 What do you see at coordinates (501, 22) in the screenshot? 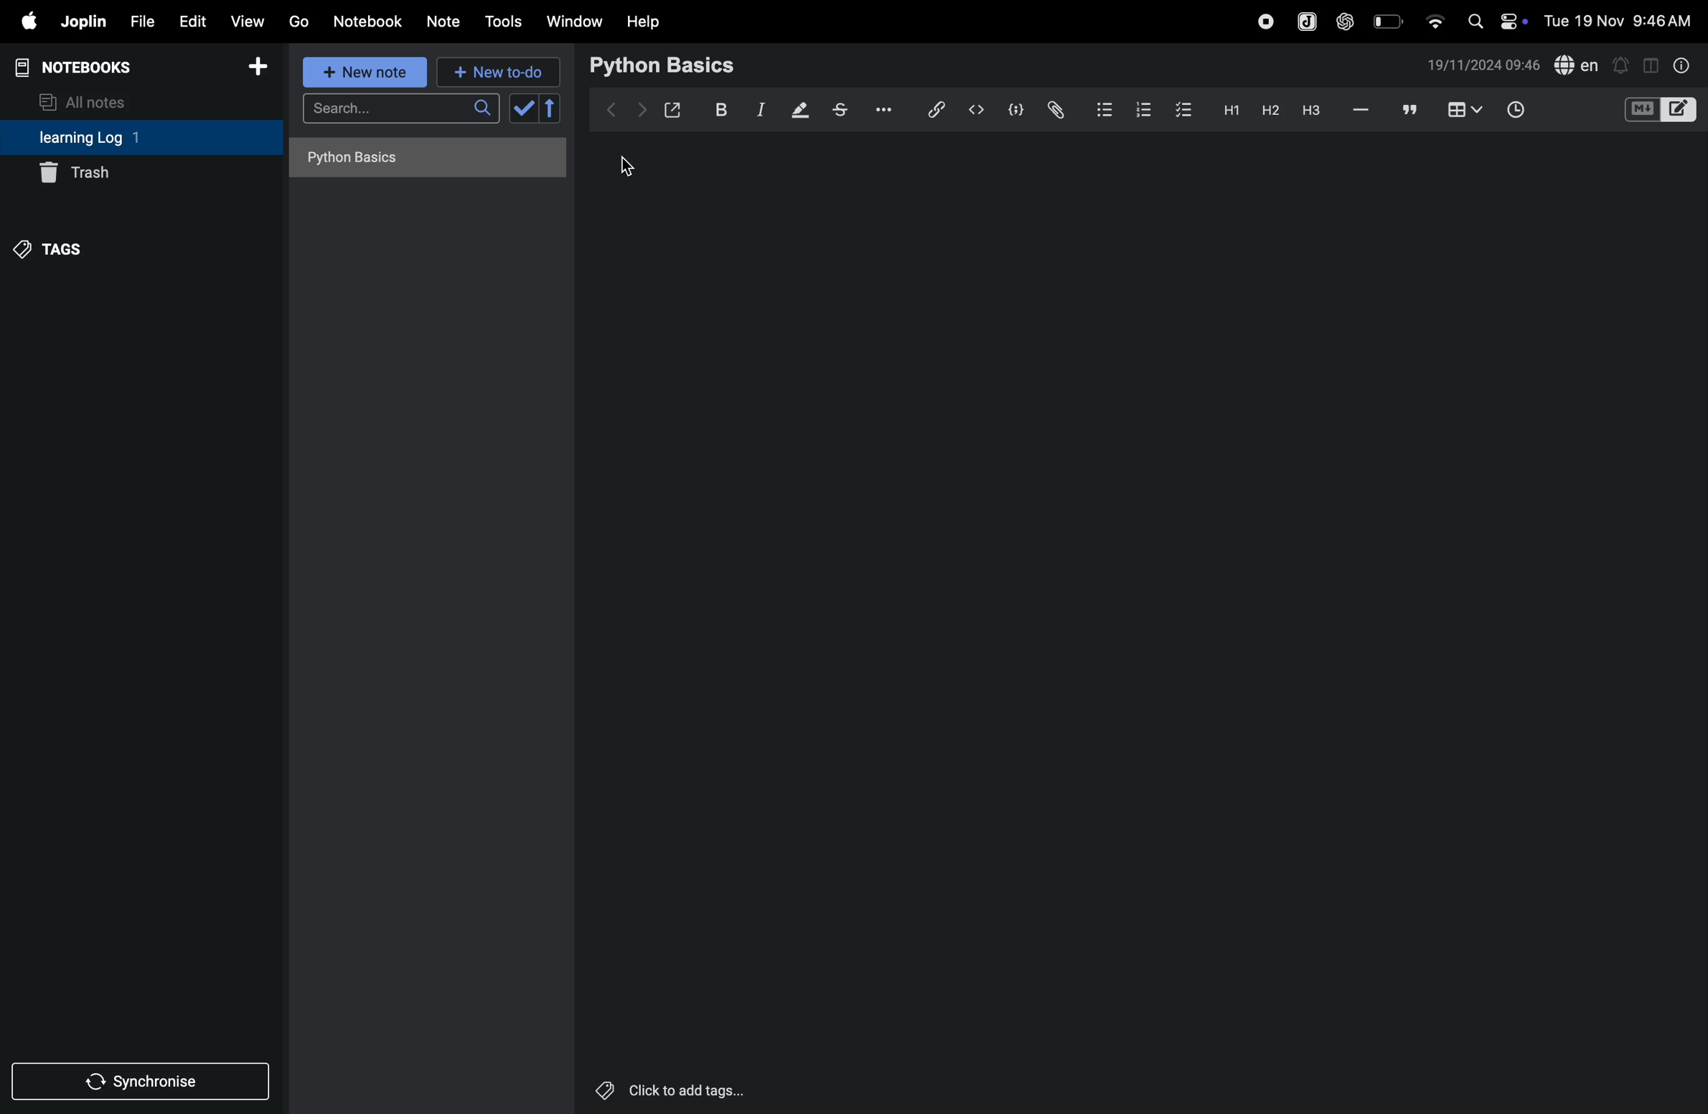
I see `tools` at bounding box center [501, 22].